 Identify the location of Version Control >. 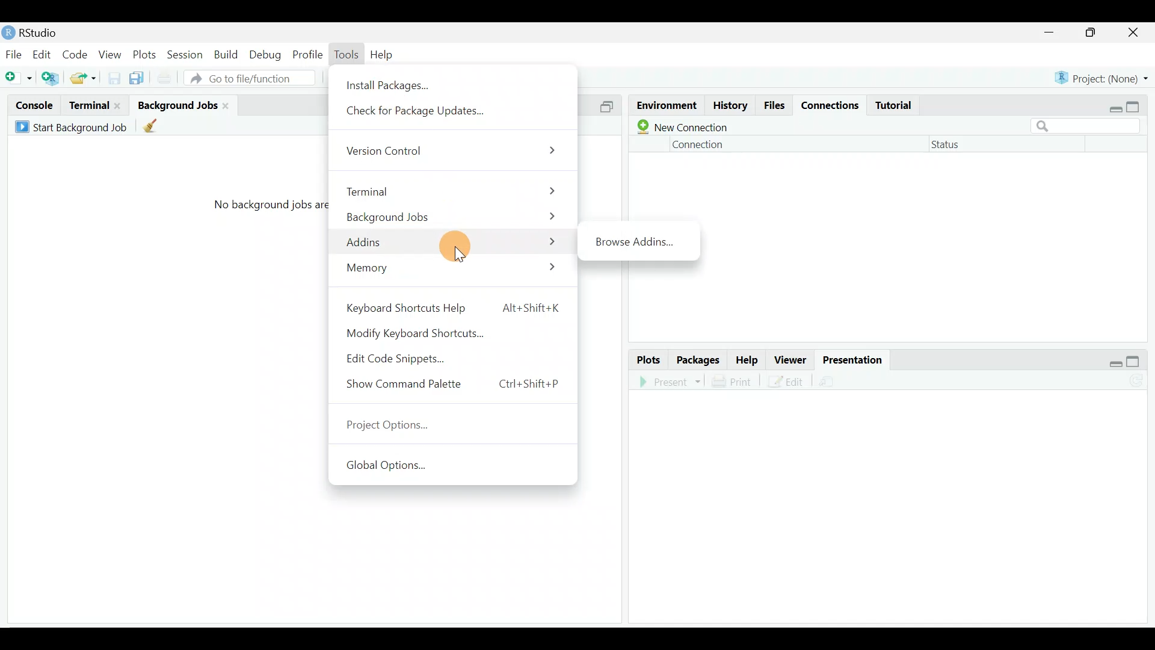
(455, 152).